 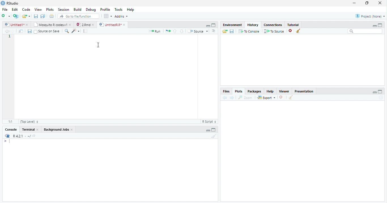 I want to click on Find/Replace, so click(x=66, y=31).